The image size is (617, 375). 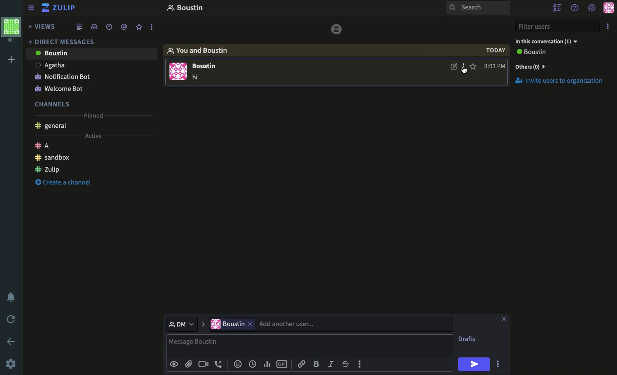 I want to click on DM, so click(x=64, y=41).